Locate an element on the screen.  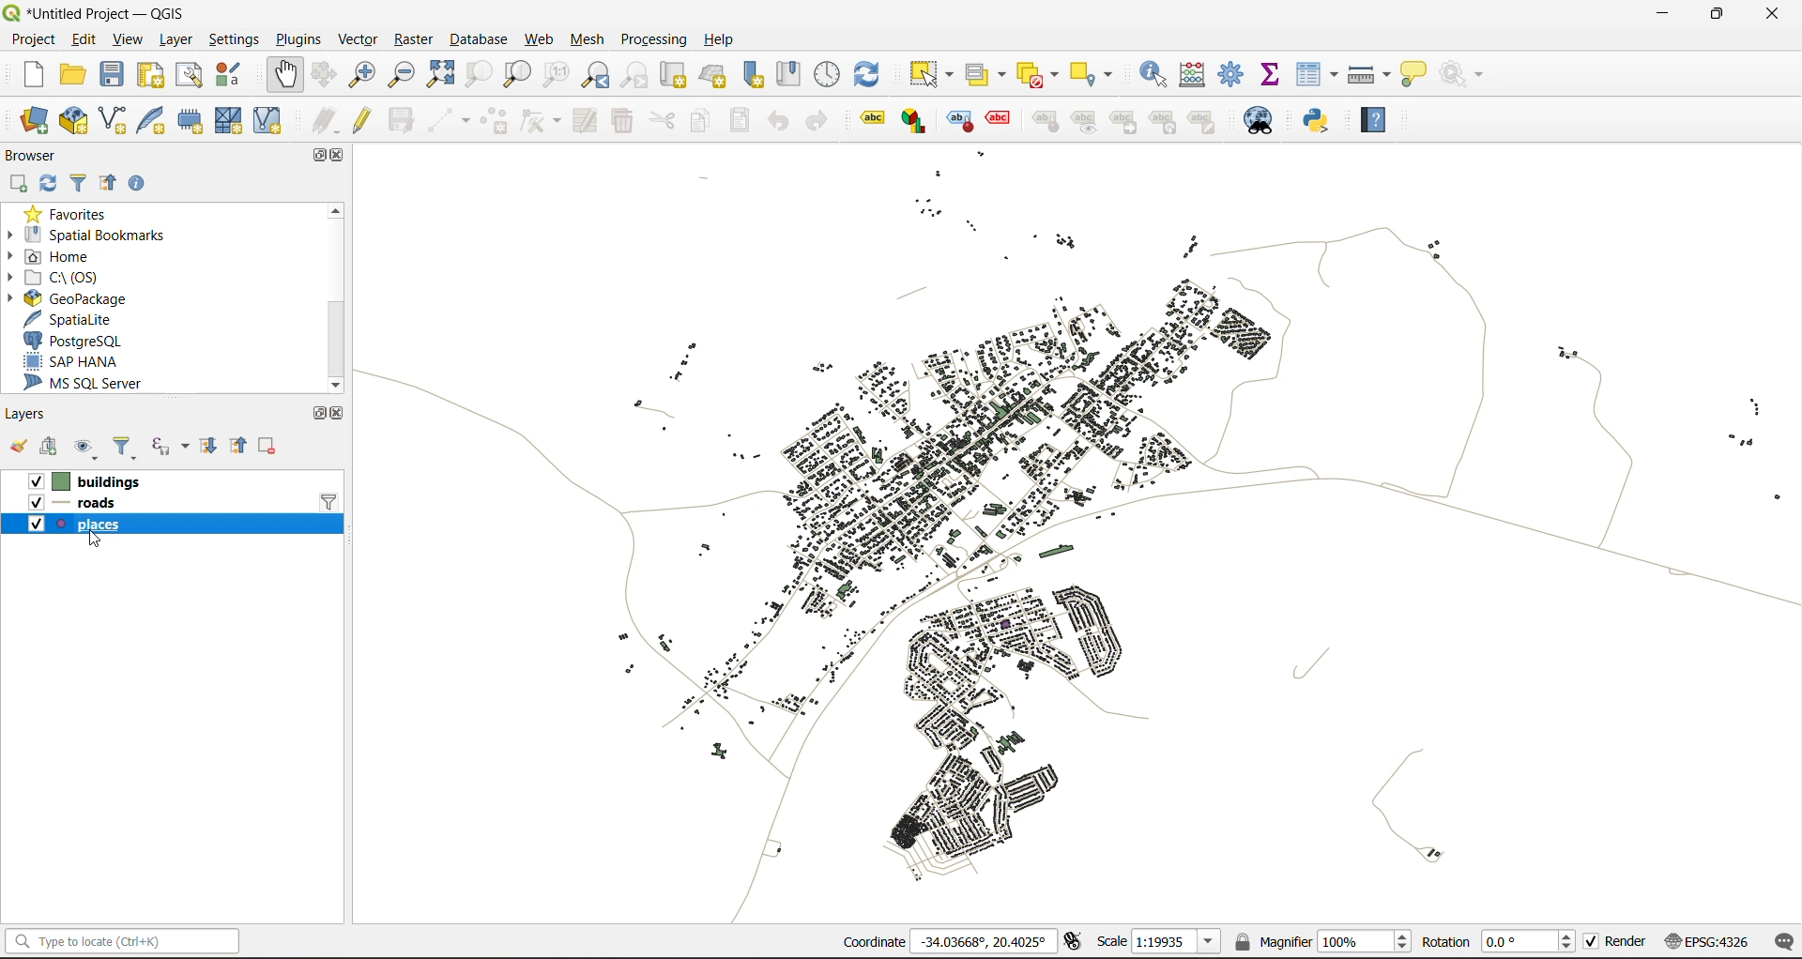
print layout is located at coordinates (157, 75).